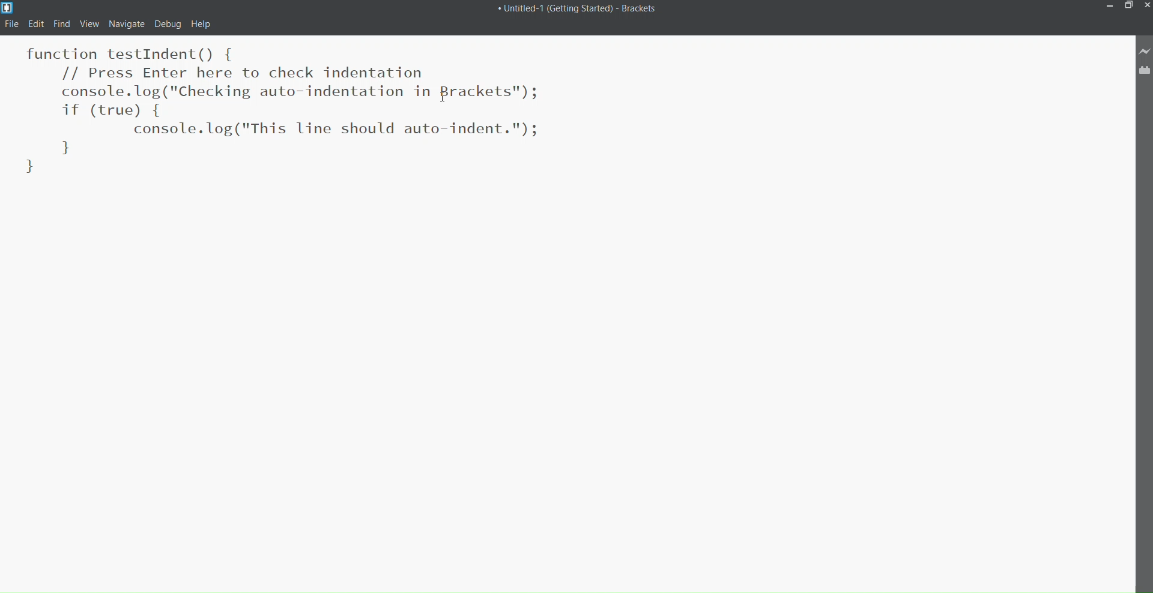  What do you see at coordinates (1108, 7) in the screenshot?
I see `Minimize` at bounding box center [1108, 7].